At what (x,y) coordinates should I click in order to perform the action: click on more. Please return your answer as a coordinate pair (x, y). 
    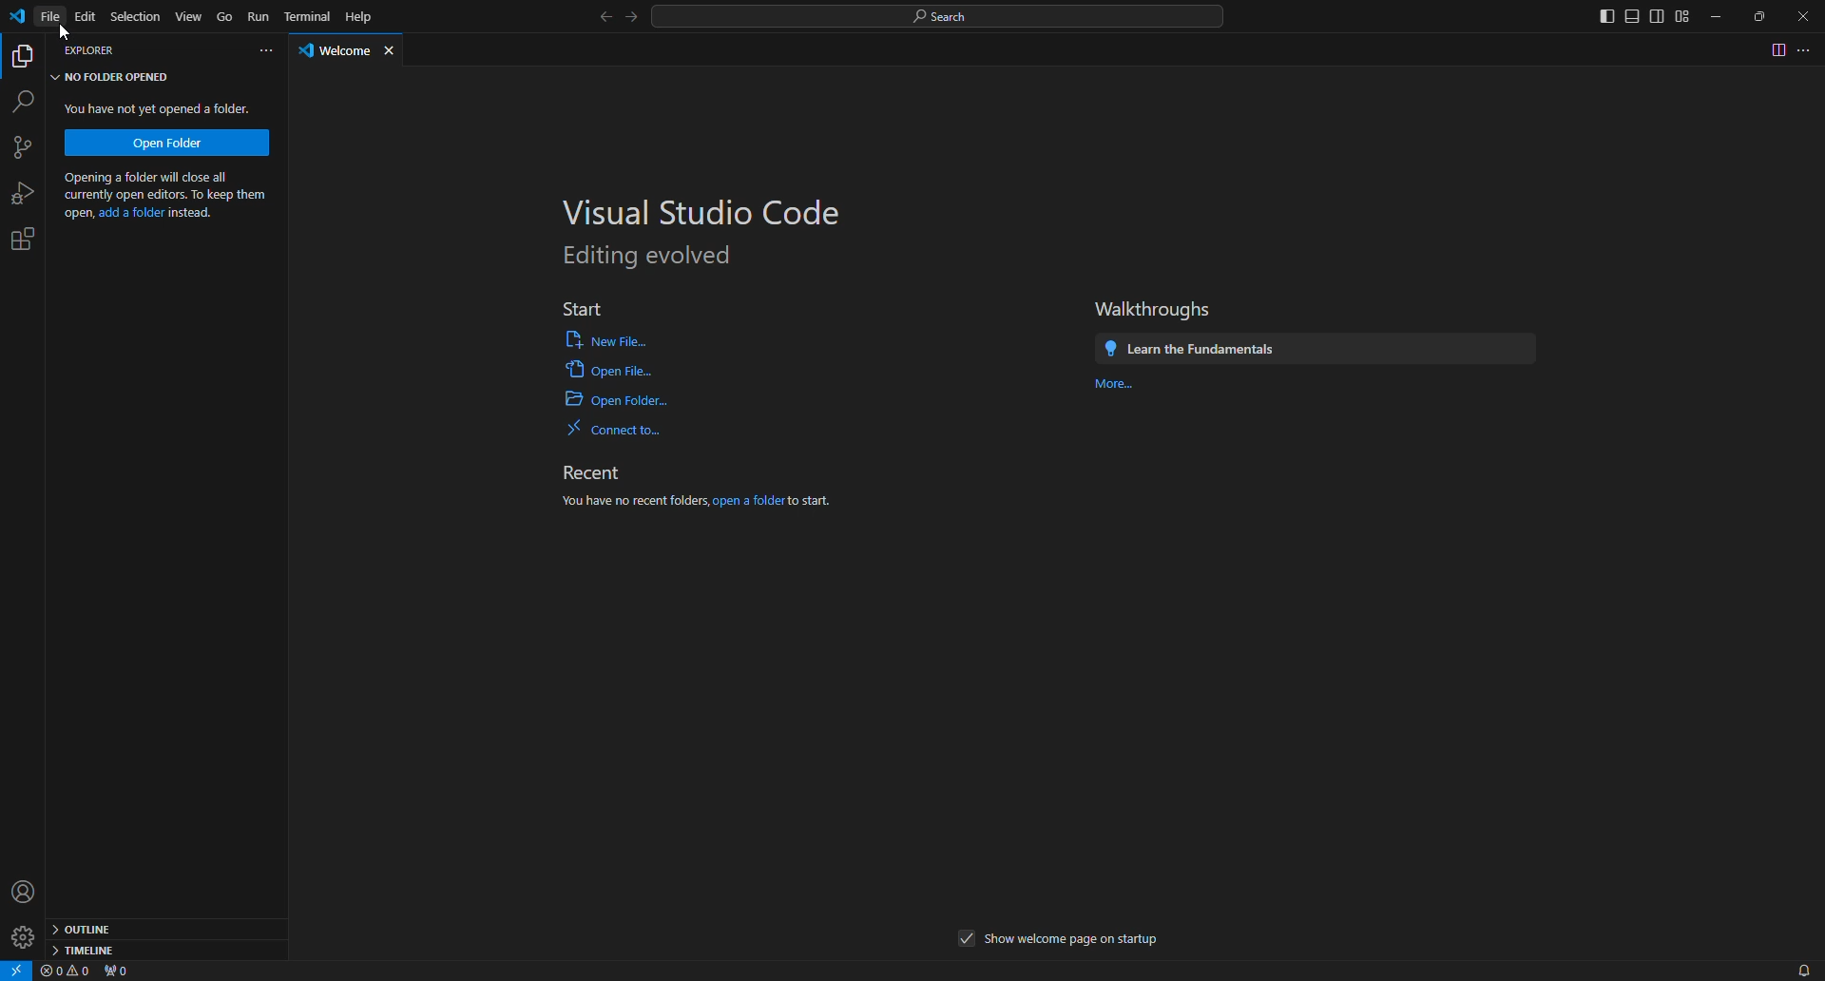
    Looking at the image, I should click on (1120, 387).